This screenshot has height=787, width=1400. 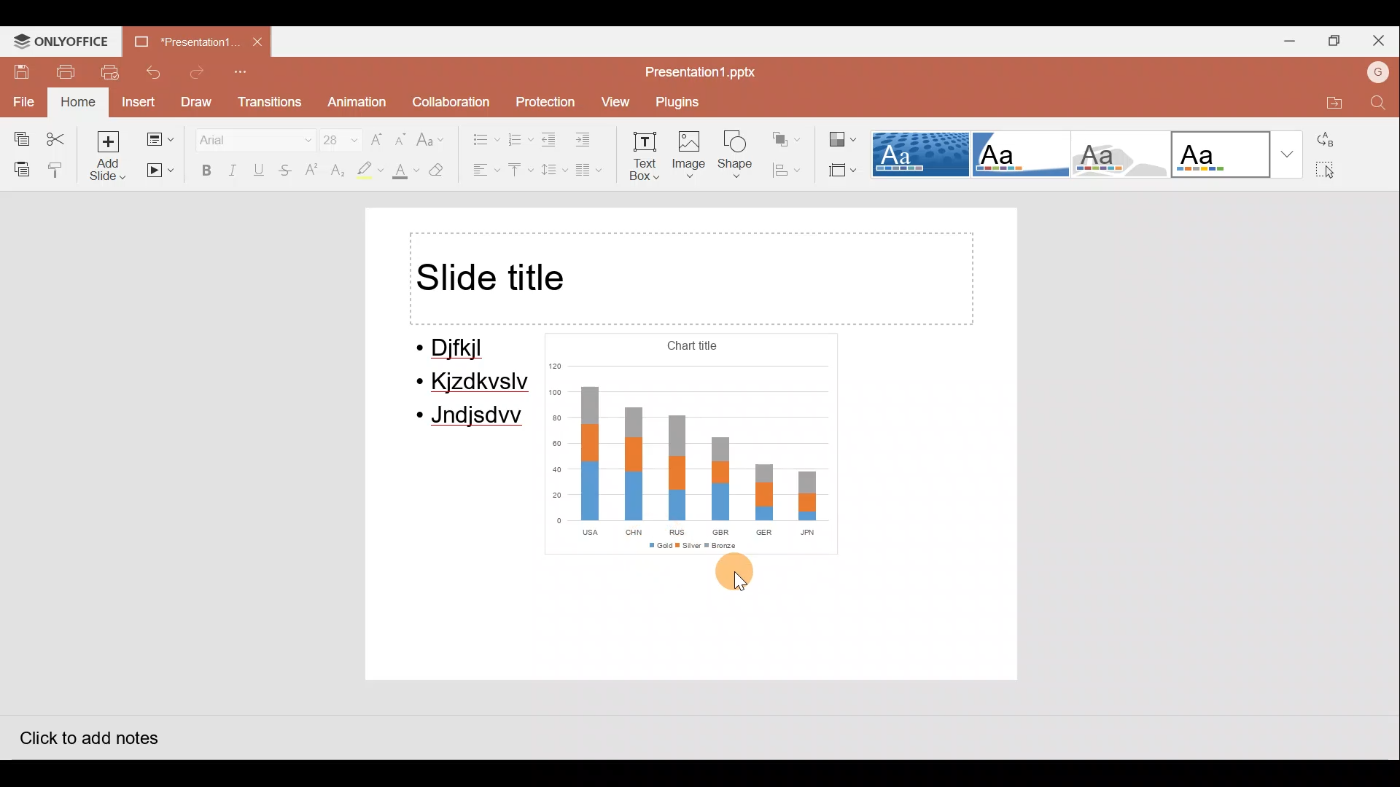 What do you see at coordinates (696, 446) in the screenshot?
I see `Resized Presentation slide` at bounding box center [696, 446].